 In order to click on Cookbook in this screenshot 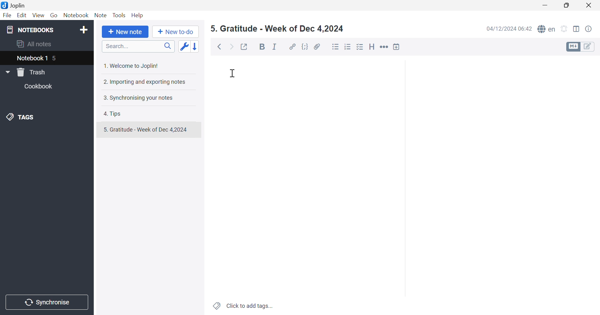, I will do `click(40, 86)`.